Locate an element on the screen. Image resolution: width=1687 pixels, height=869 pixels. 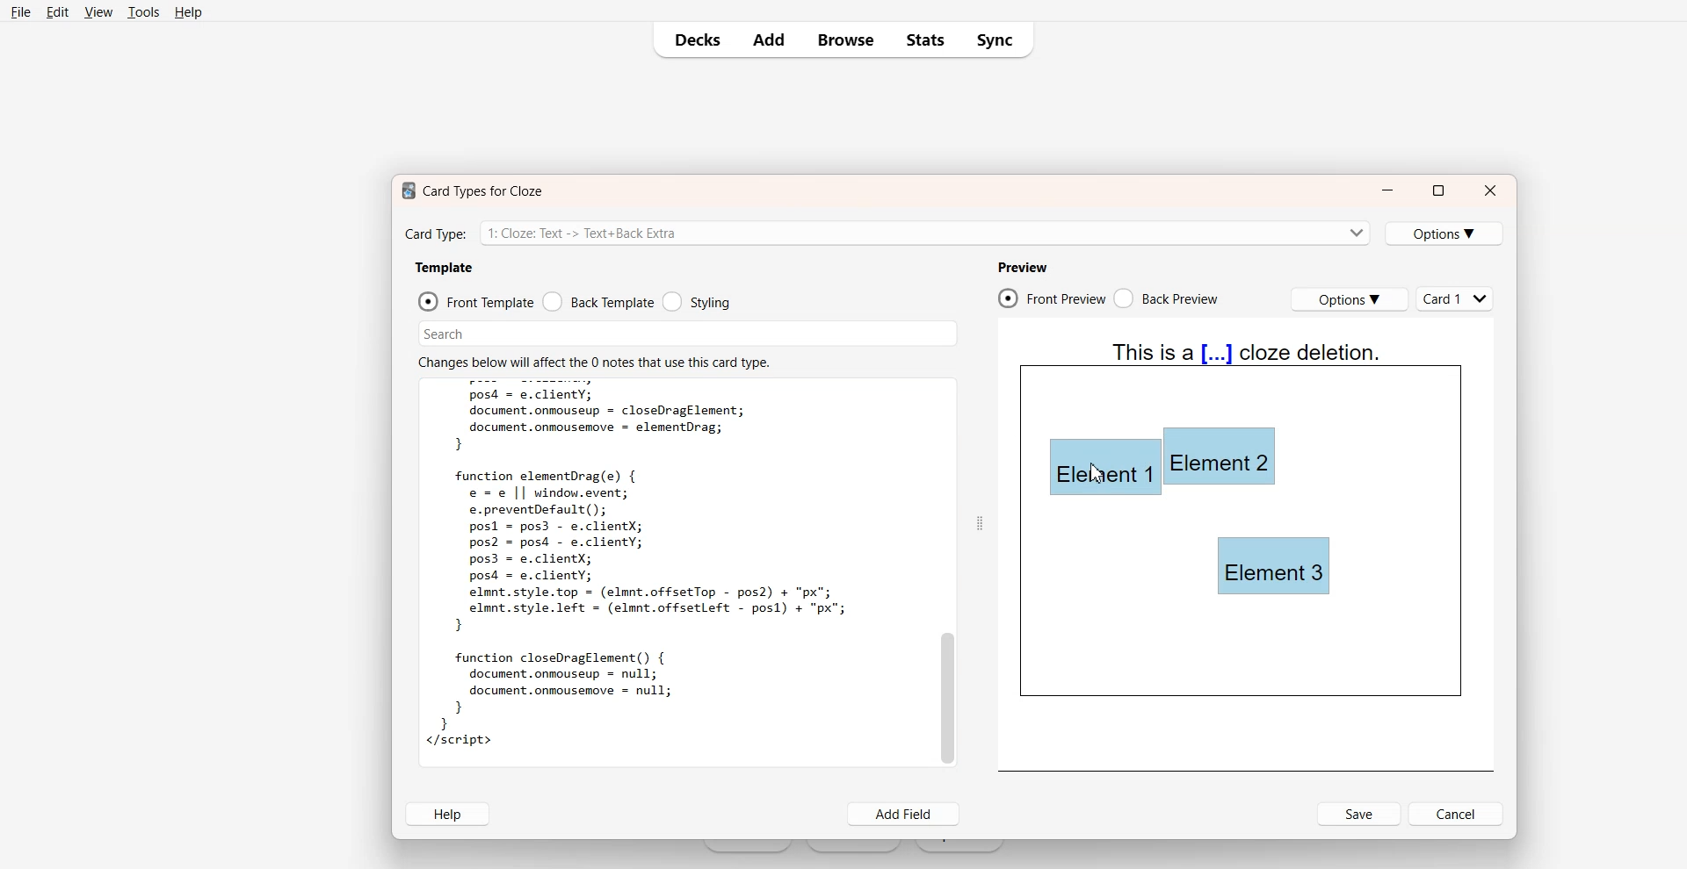
Cancel is located at coordinates (1458, 814).